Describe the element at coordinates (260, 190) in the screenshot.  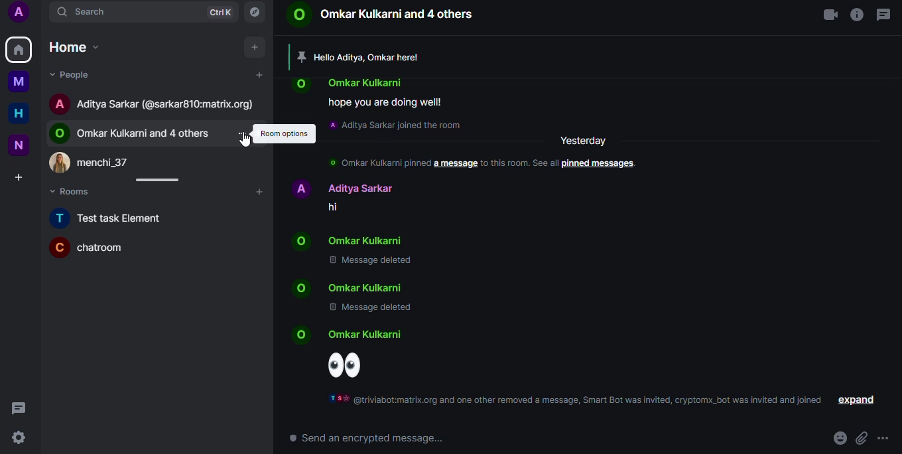
I see `add` at that location.